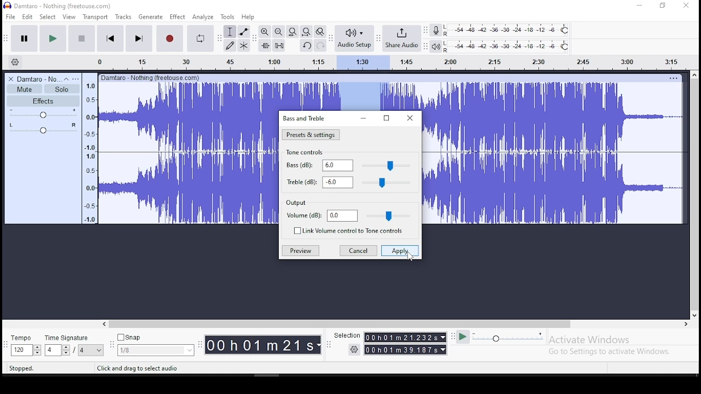  Describe the element at coordinates (124, 17) in the screenshot. I see `tracks` at that location.